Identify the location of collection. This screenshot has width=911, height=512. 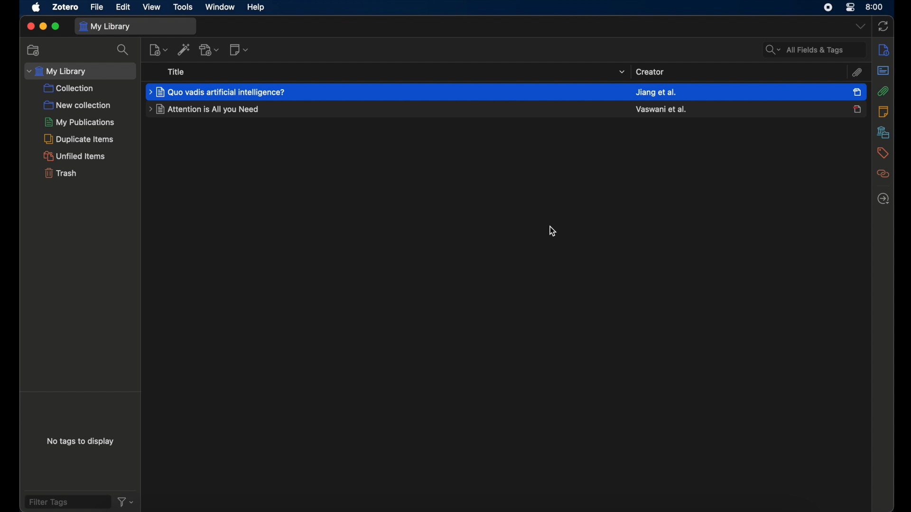
(69, 89).